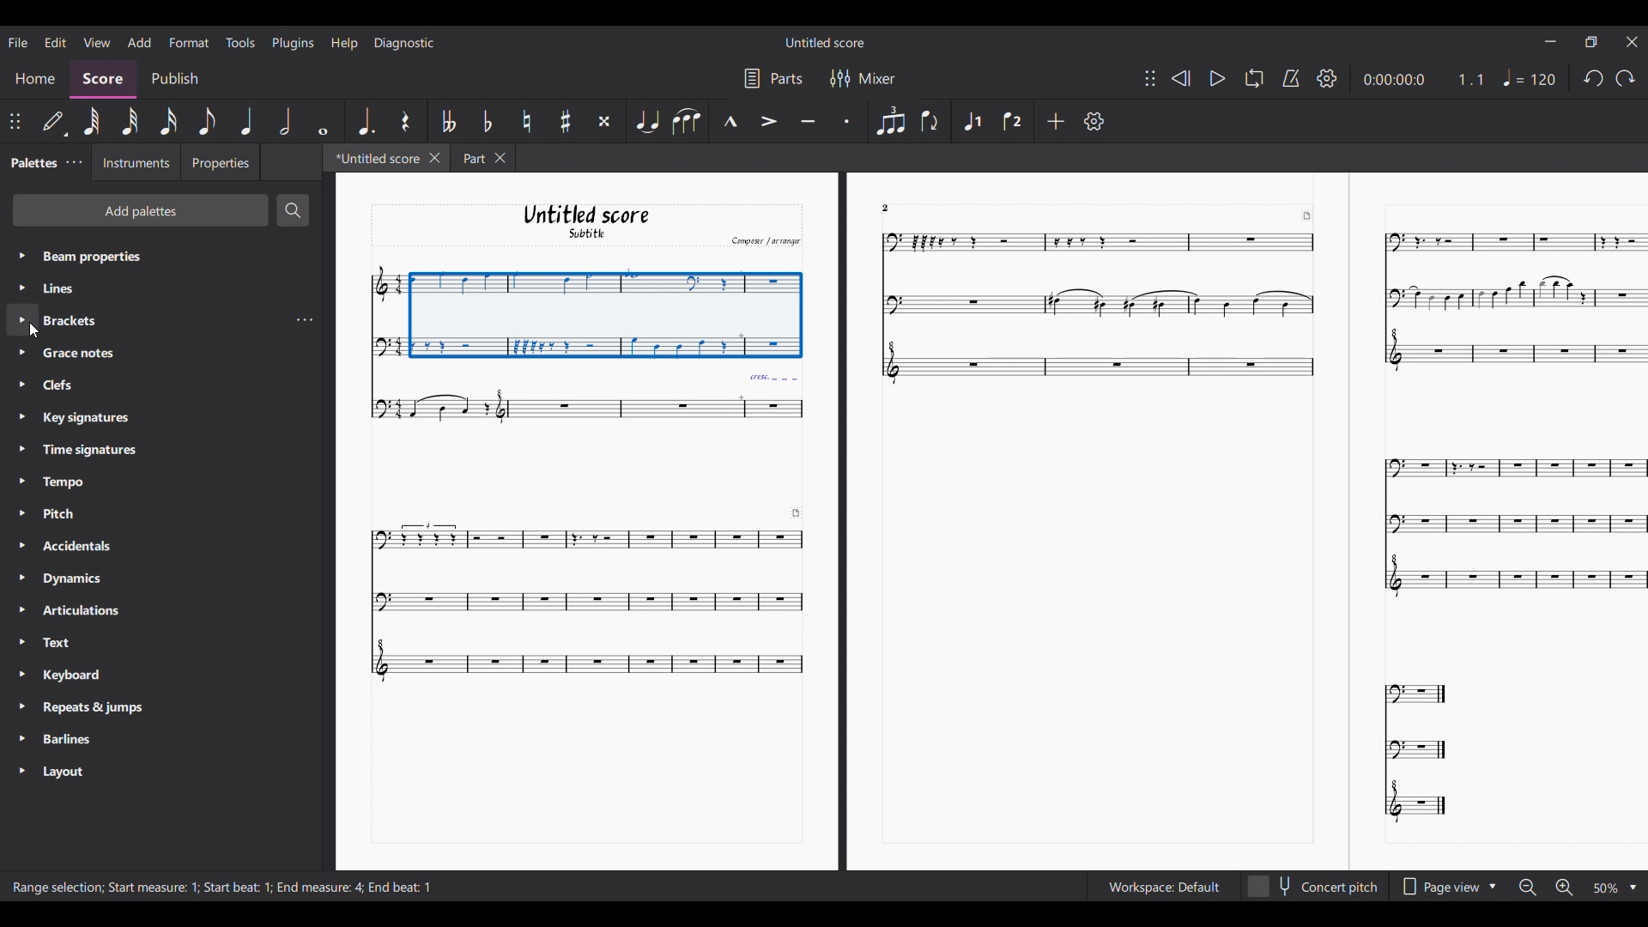 Image resolution: width=1648 pixels, height=927 pixels. What do you see at coordinates (768, 121) in the screenshot?
I see `Accent` at bounding box center [768, 121].